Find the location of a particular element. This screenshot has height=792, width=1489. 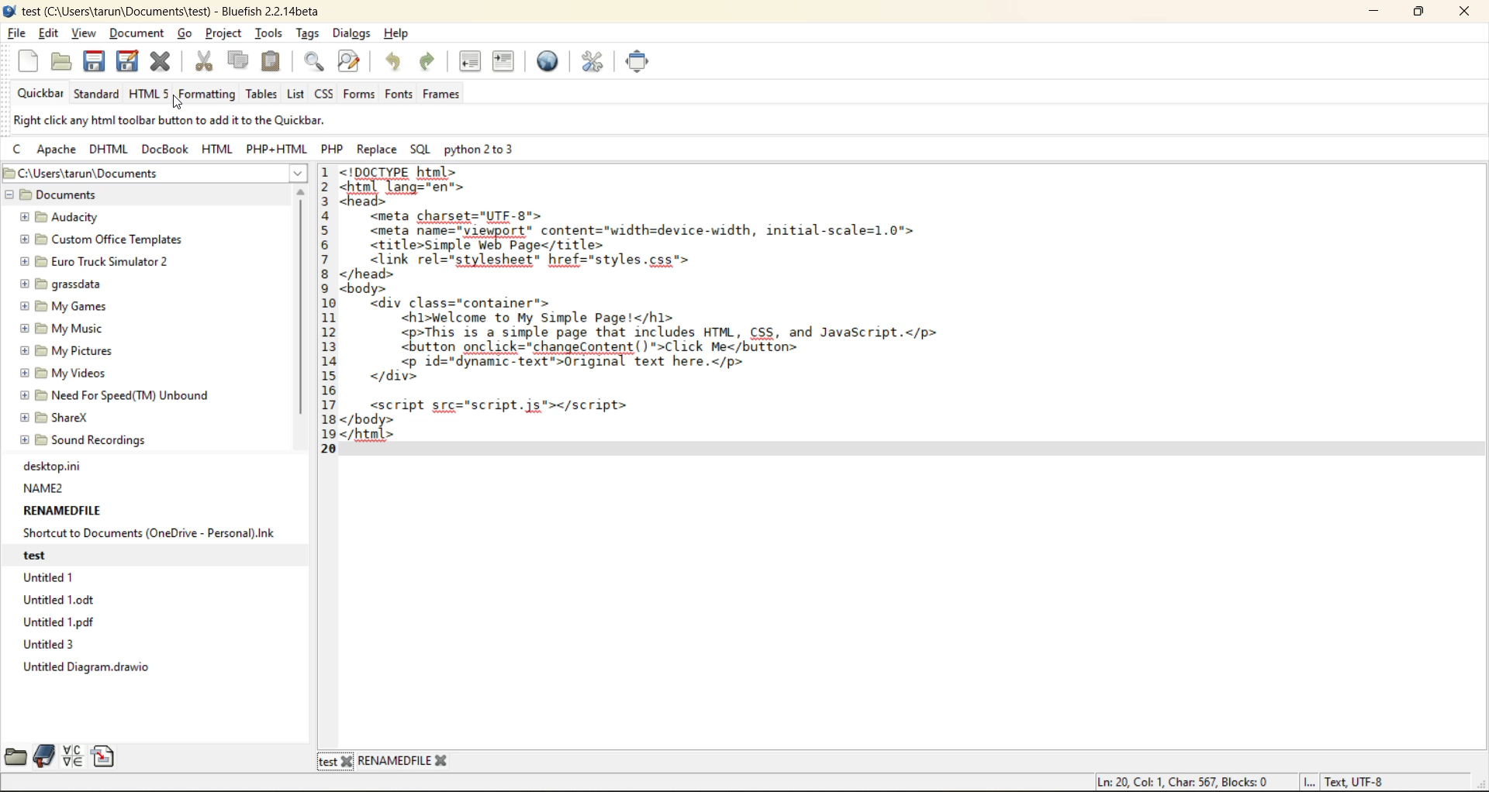

project is located at coordinates (226, 33).